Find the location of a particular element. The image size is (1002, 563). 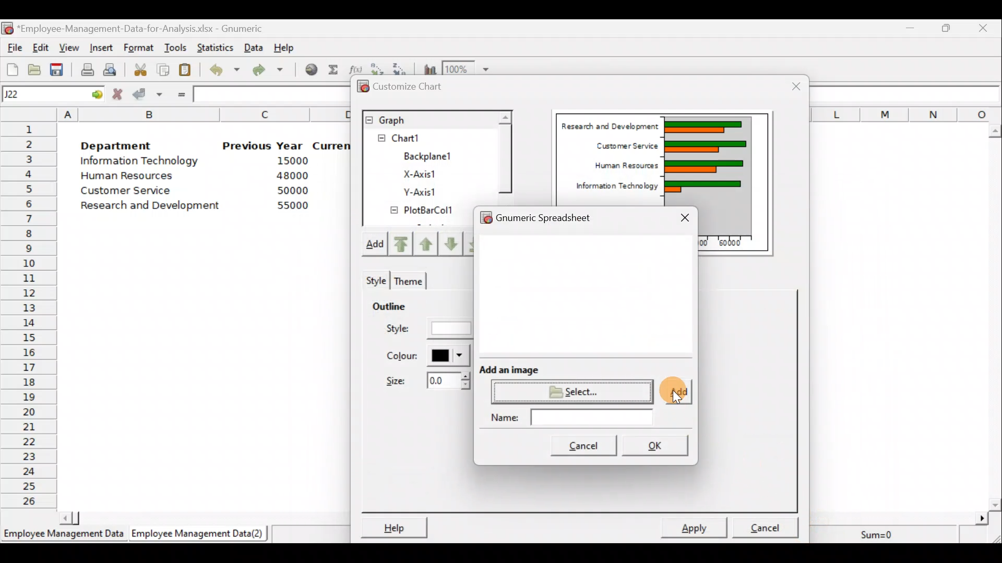

Cut the selection is located at coordinates (141, 71).